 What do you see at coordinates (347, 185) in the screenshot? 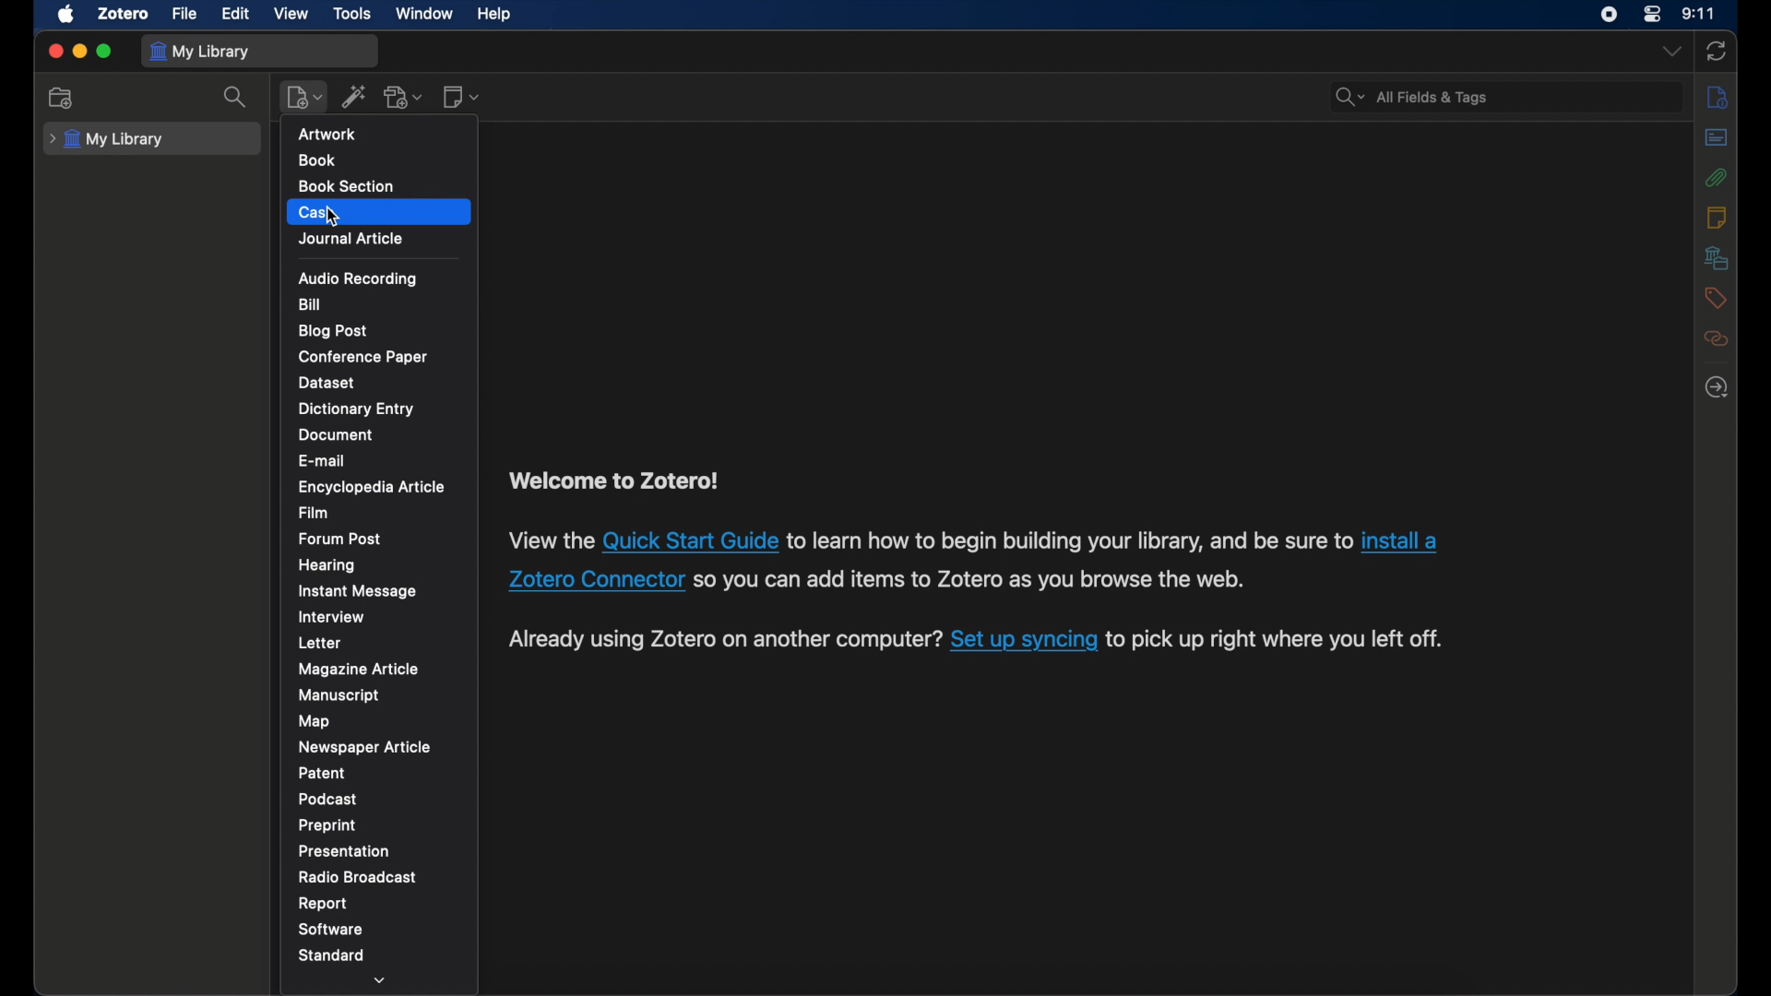
I see `book section` at bounding box center [347, 185].